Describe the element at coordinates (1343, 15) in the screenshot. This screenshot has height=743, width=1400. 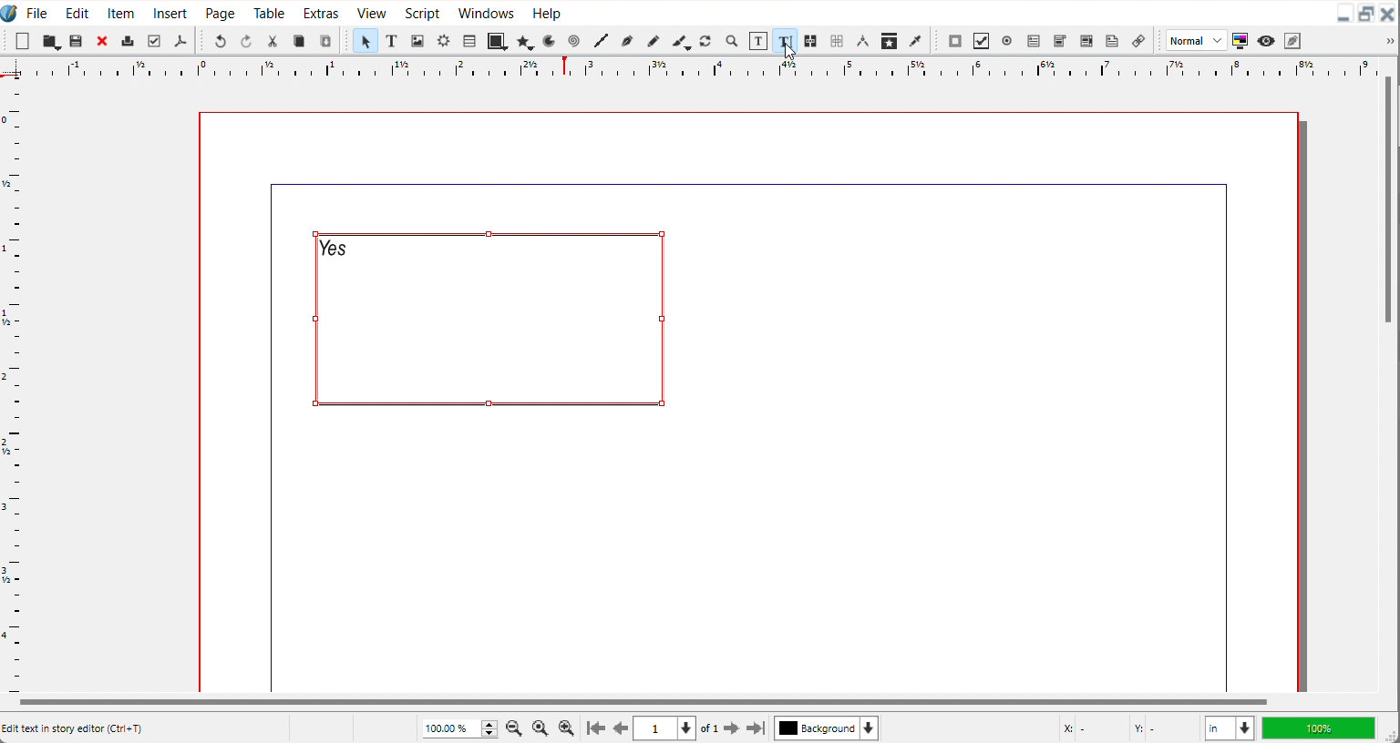
I see `Minimize` at that location.